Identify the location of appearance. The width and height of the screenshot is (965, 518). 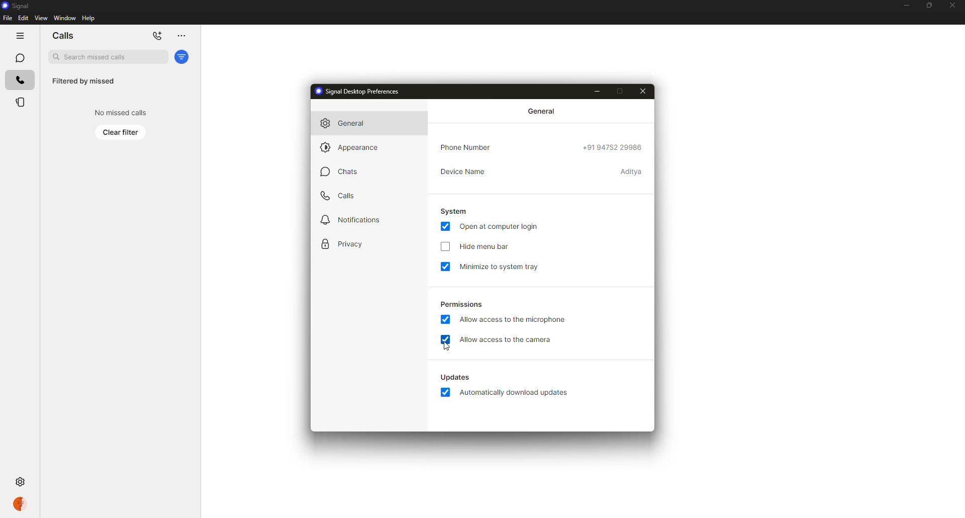
(353, 146).